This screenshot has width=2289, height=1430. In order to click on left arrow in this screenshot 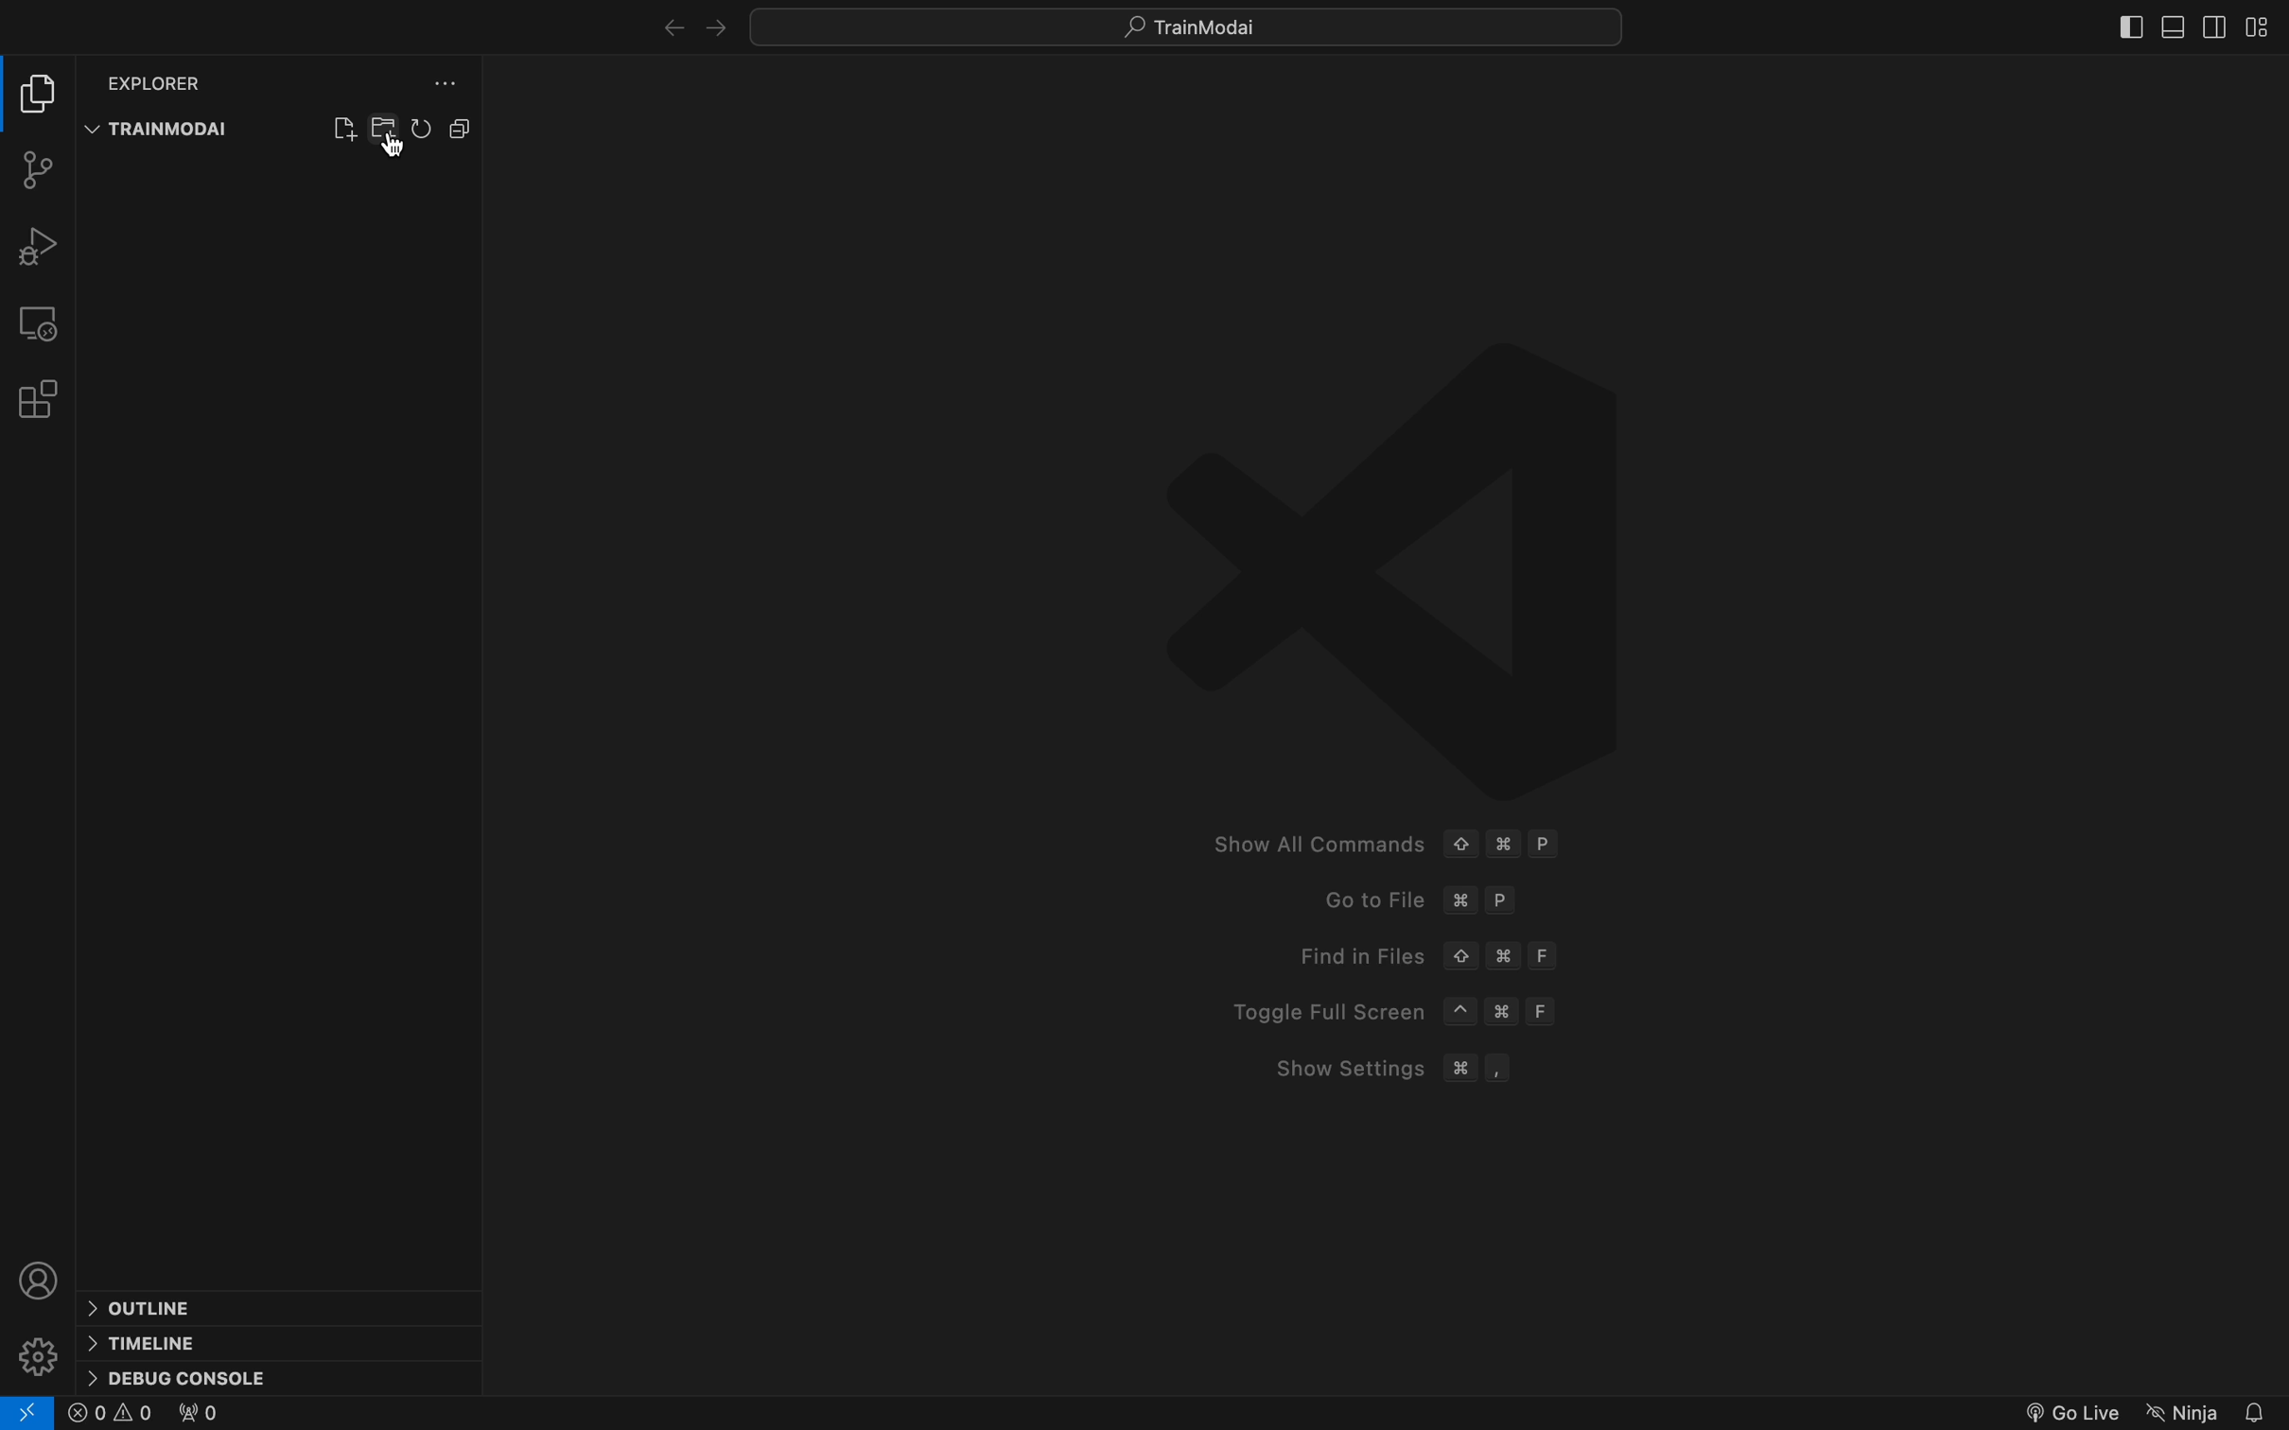, I will do `click(708, 24)`.